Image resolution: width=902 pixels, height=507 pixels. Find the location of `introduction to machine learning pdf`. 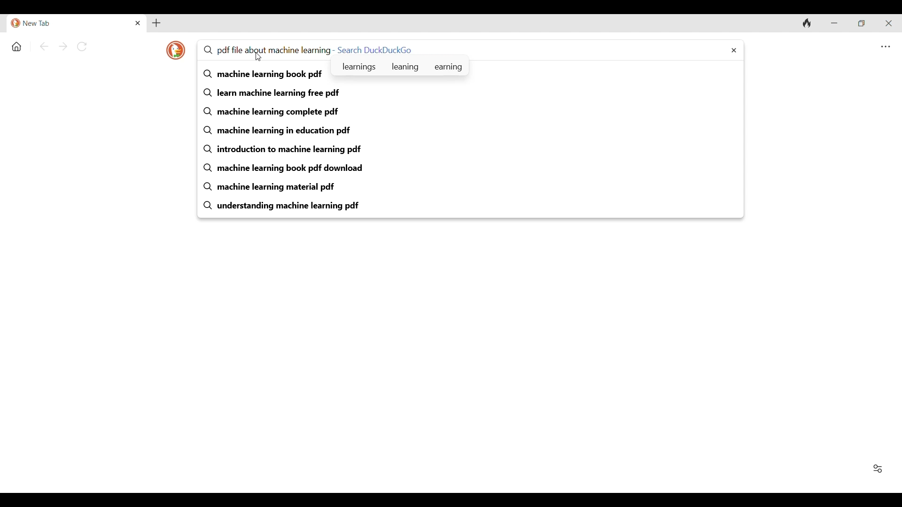

introduction to machine learning pdf is located at coordinates (472, 149).